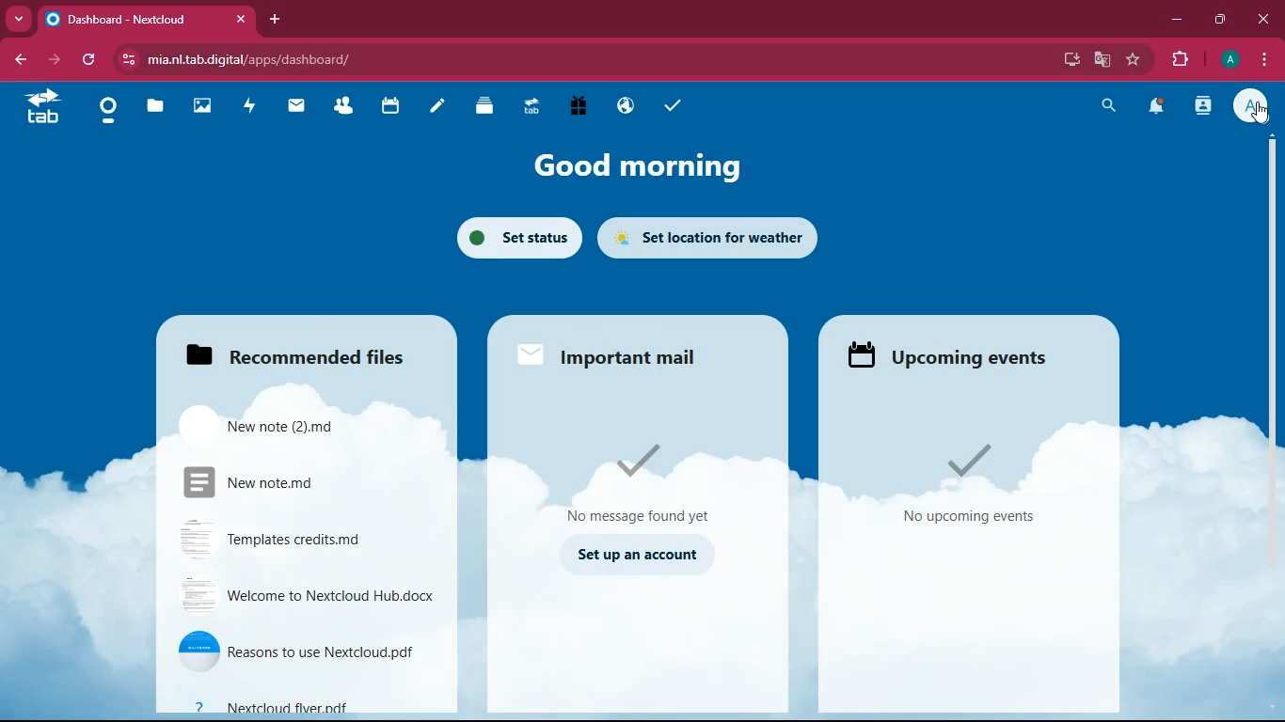 The height and width of the screenshot is (722, 1285). Describe the element at coordinates (1181, 60) in the screenshot. I see `extensions` at that location.